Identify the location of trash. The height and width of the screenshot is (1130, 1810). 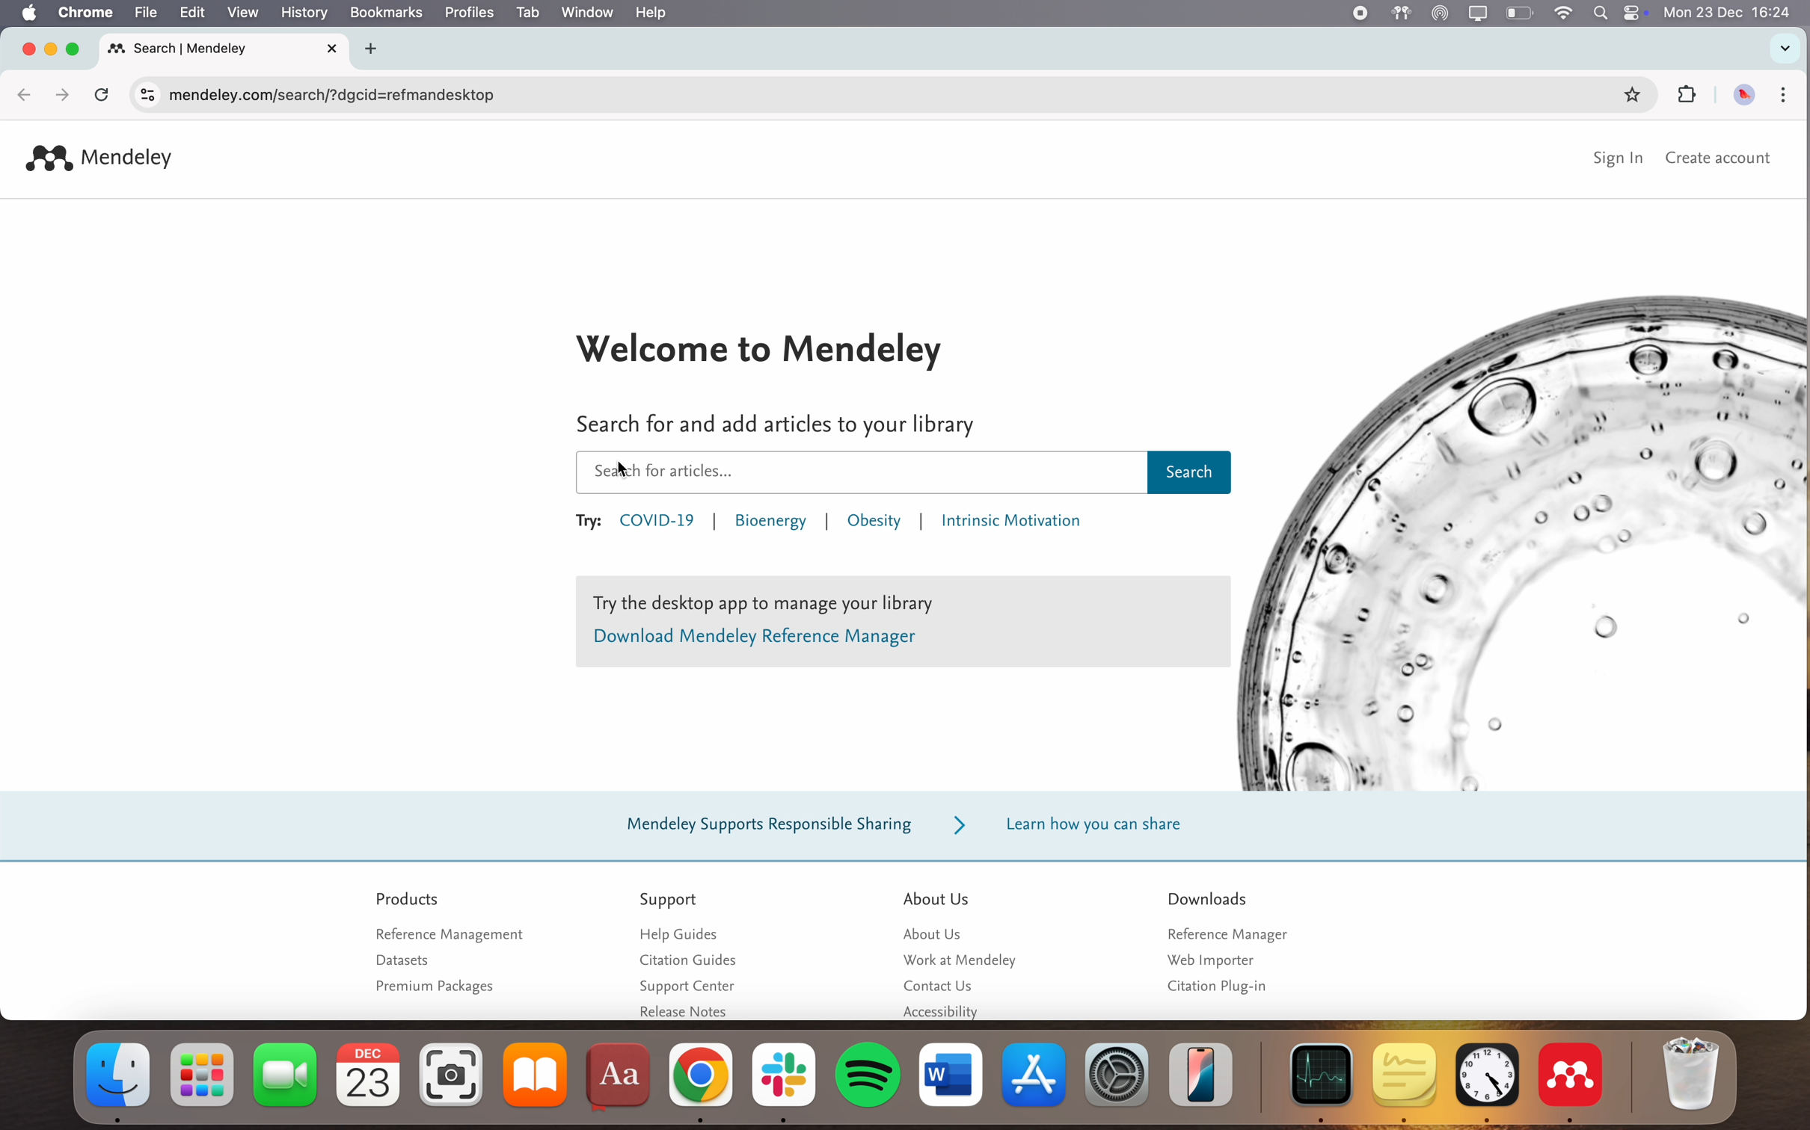
(1693, 1072).